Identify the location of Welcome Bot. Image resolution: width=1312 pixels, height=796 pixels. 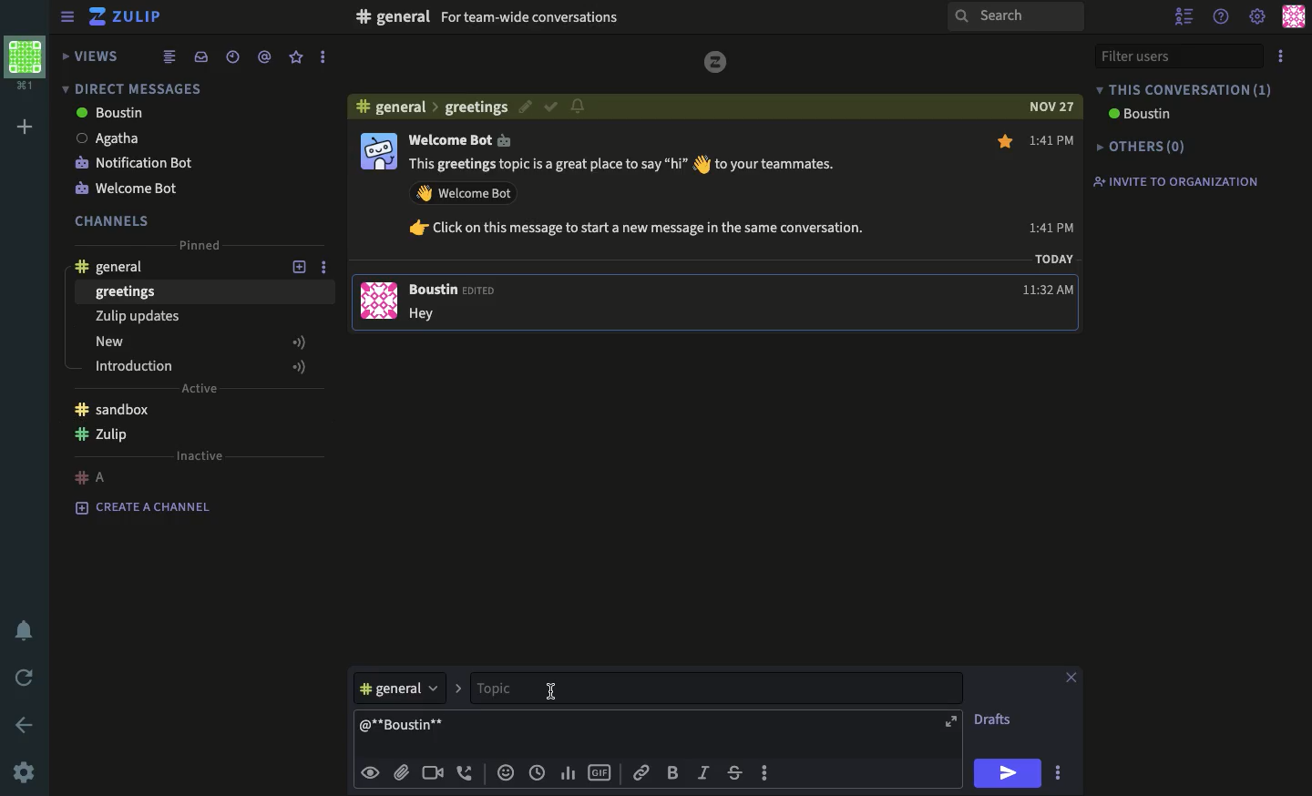
(461, 138).